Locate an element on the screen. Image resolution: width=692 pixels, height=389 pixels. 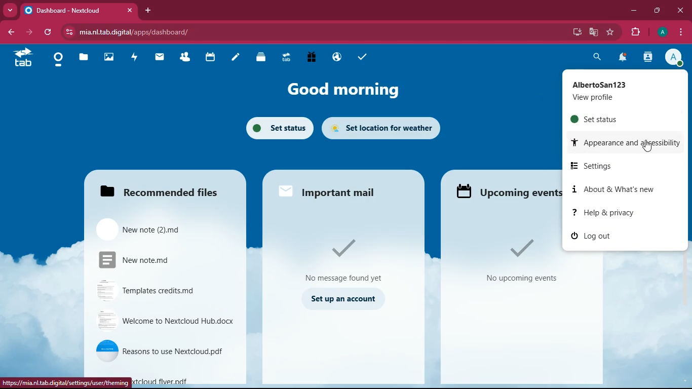
minimize is located at coordinates (632, 12).